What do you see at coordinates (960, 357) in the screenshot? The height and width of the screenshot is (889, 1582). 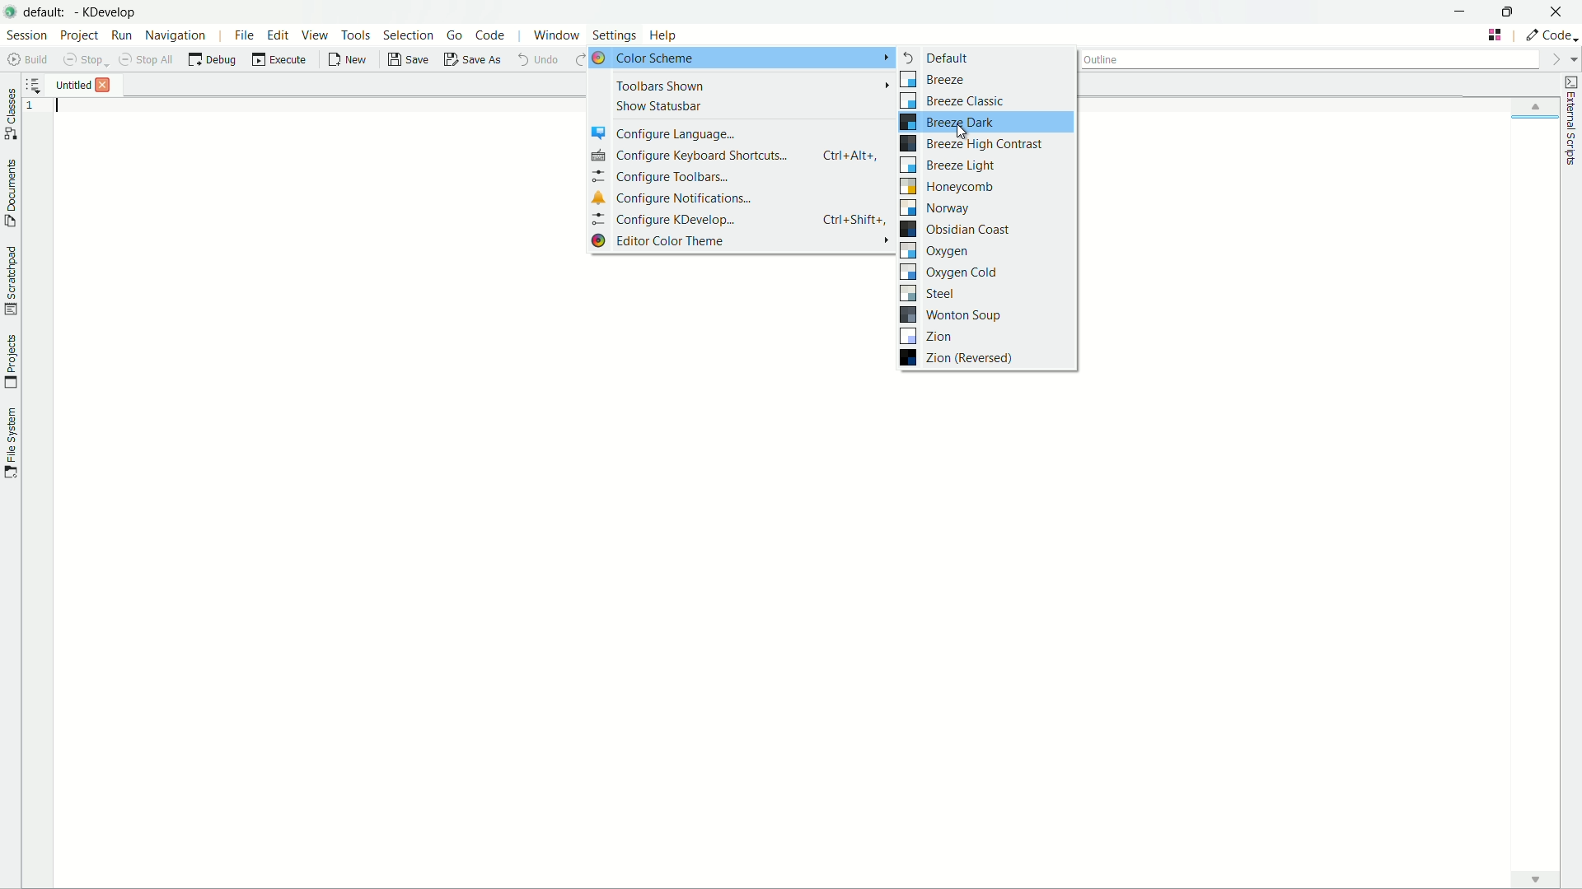 I see `zion reversed` at bounding box center [960, 357].